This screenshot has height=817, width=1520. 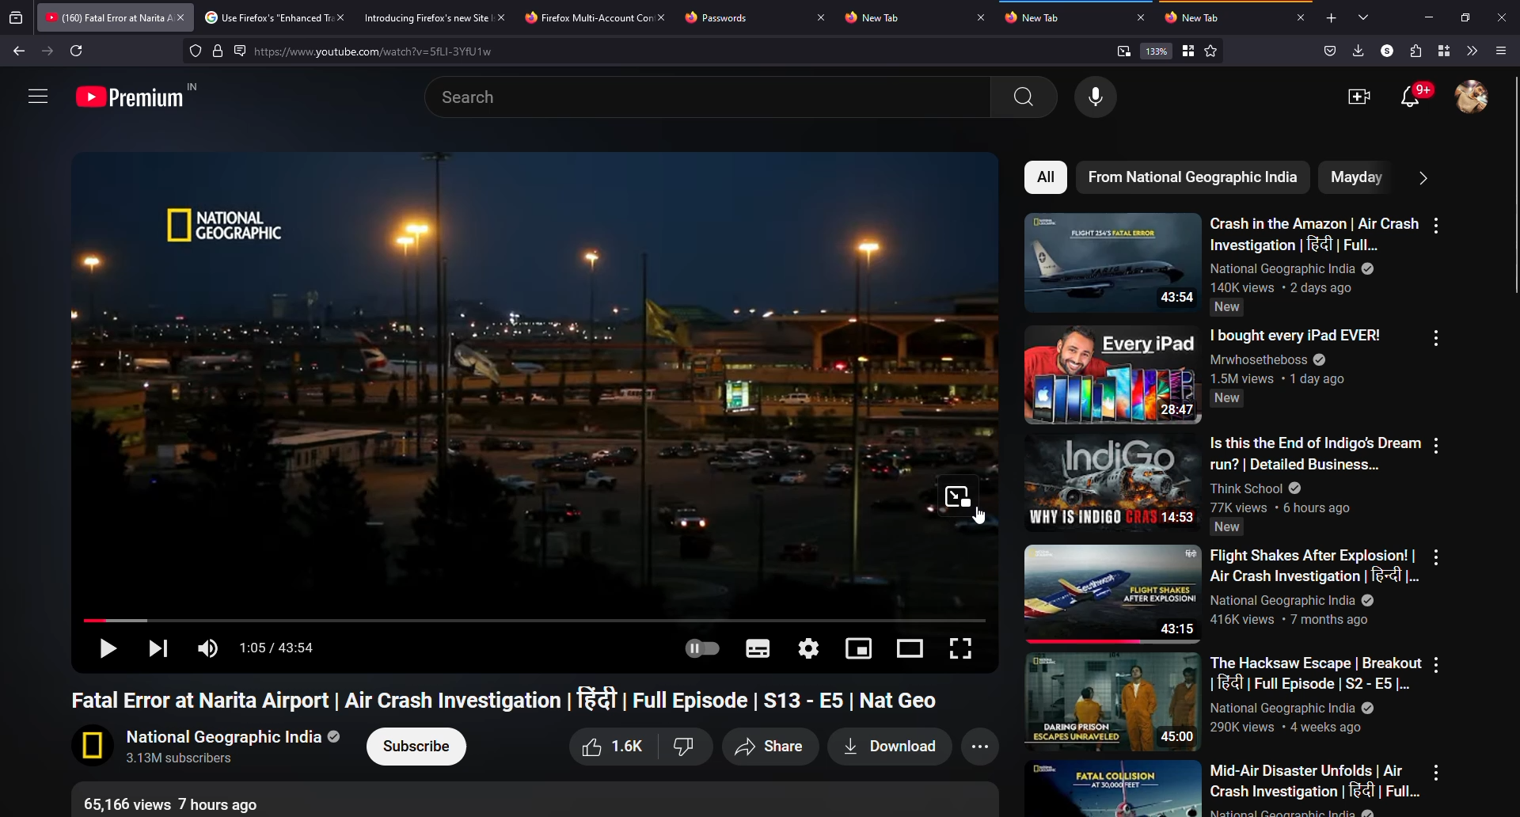 I want to click on close, so click(x=1505, y=17).